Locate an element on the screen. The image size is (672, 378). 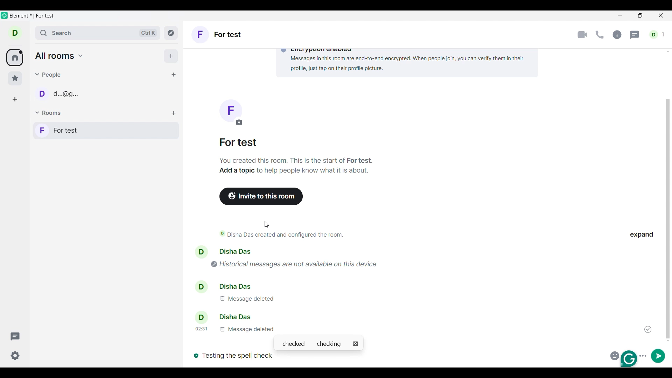
Click to expand is located at coordinates (642, 235).